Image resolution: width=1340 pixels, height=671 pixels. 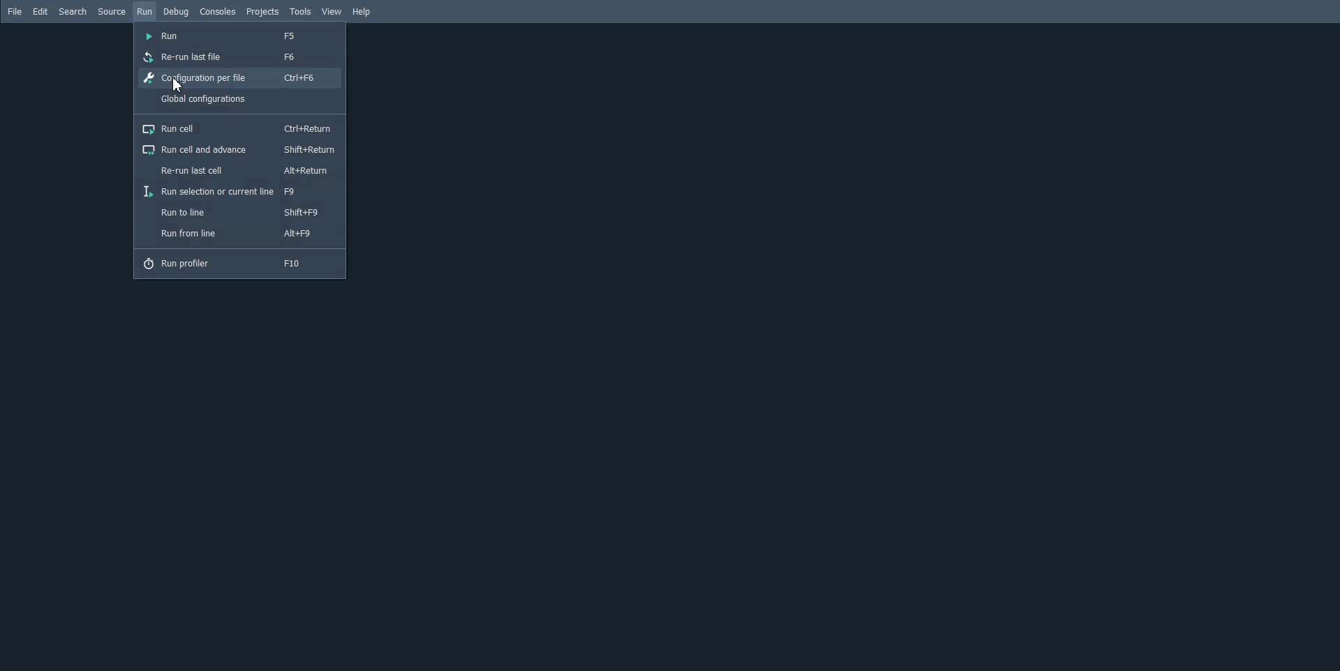 I want to click on Cursor, so click(x=179, y=84).